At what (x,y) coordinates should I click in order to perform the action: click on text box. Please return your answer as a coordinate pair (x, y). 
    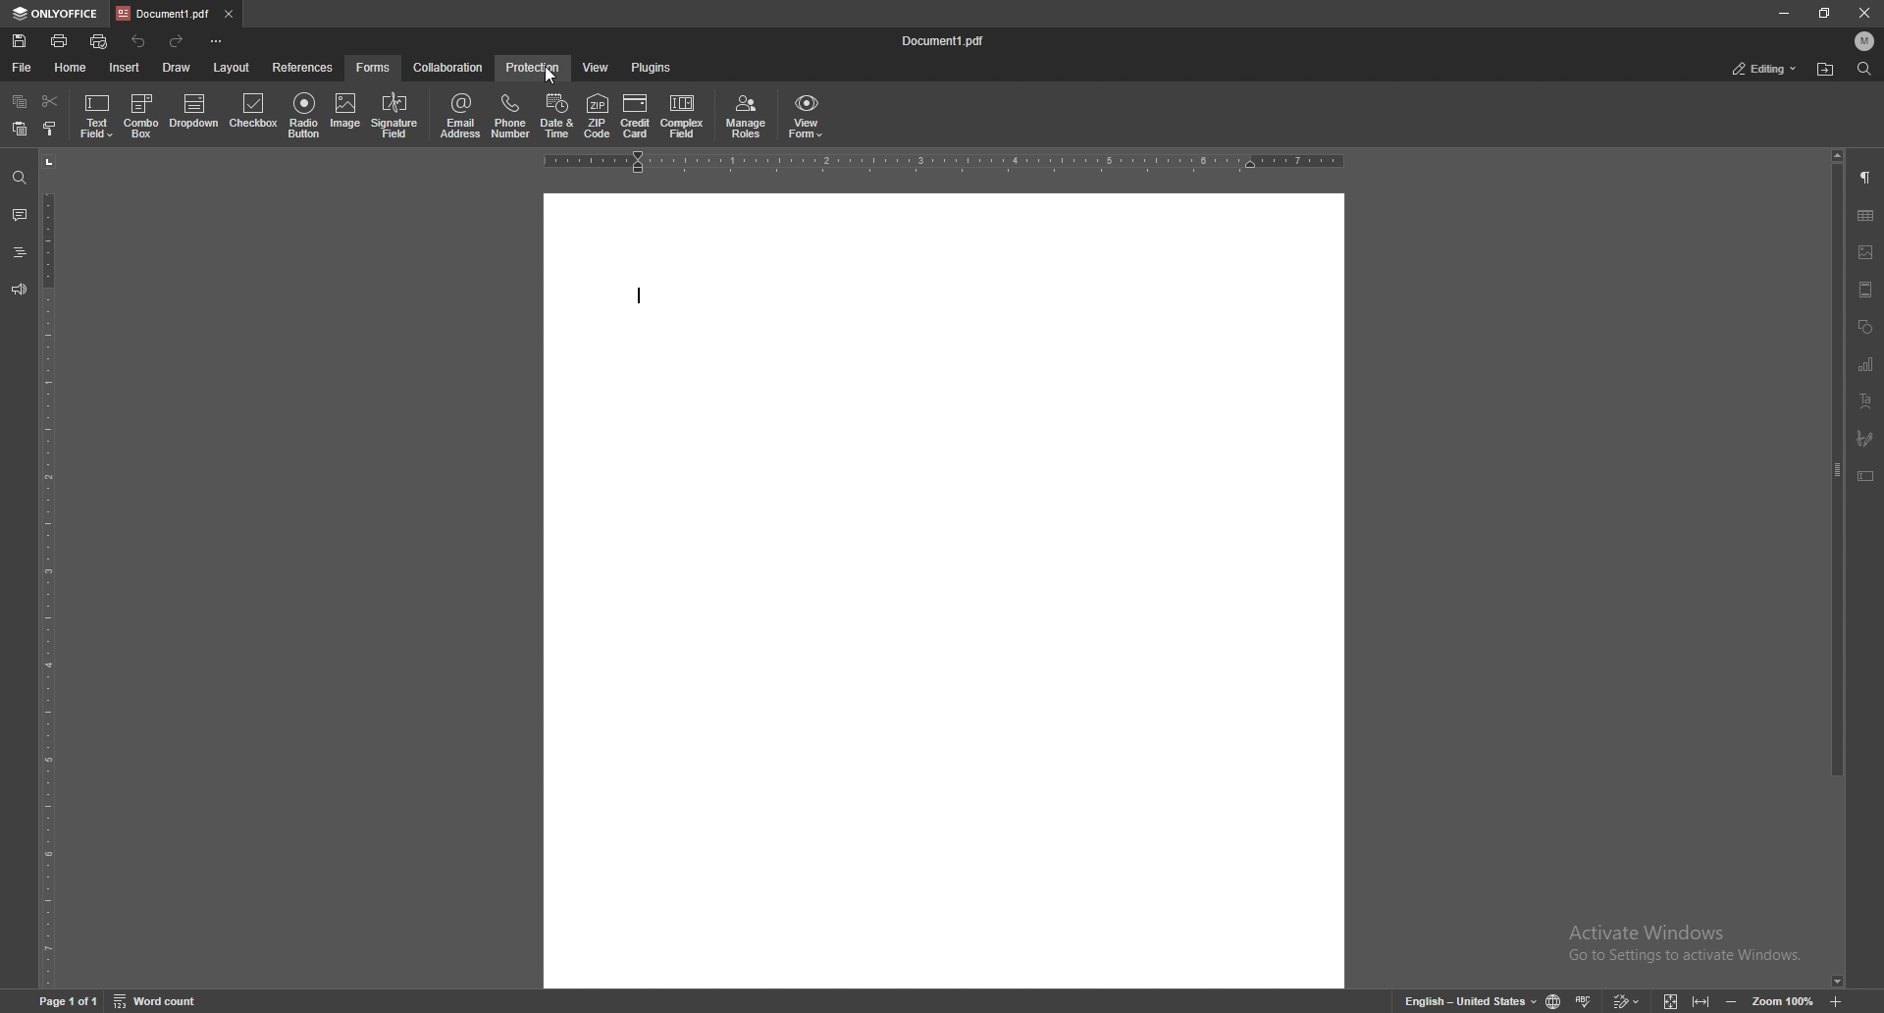
    Looking at the image, I should click on (1866, 476).